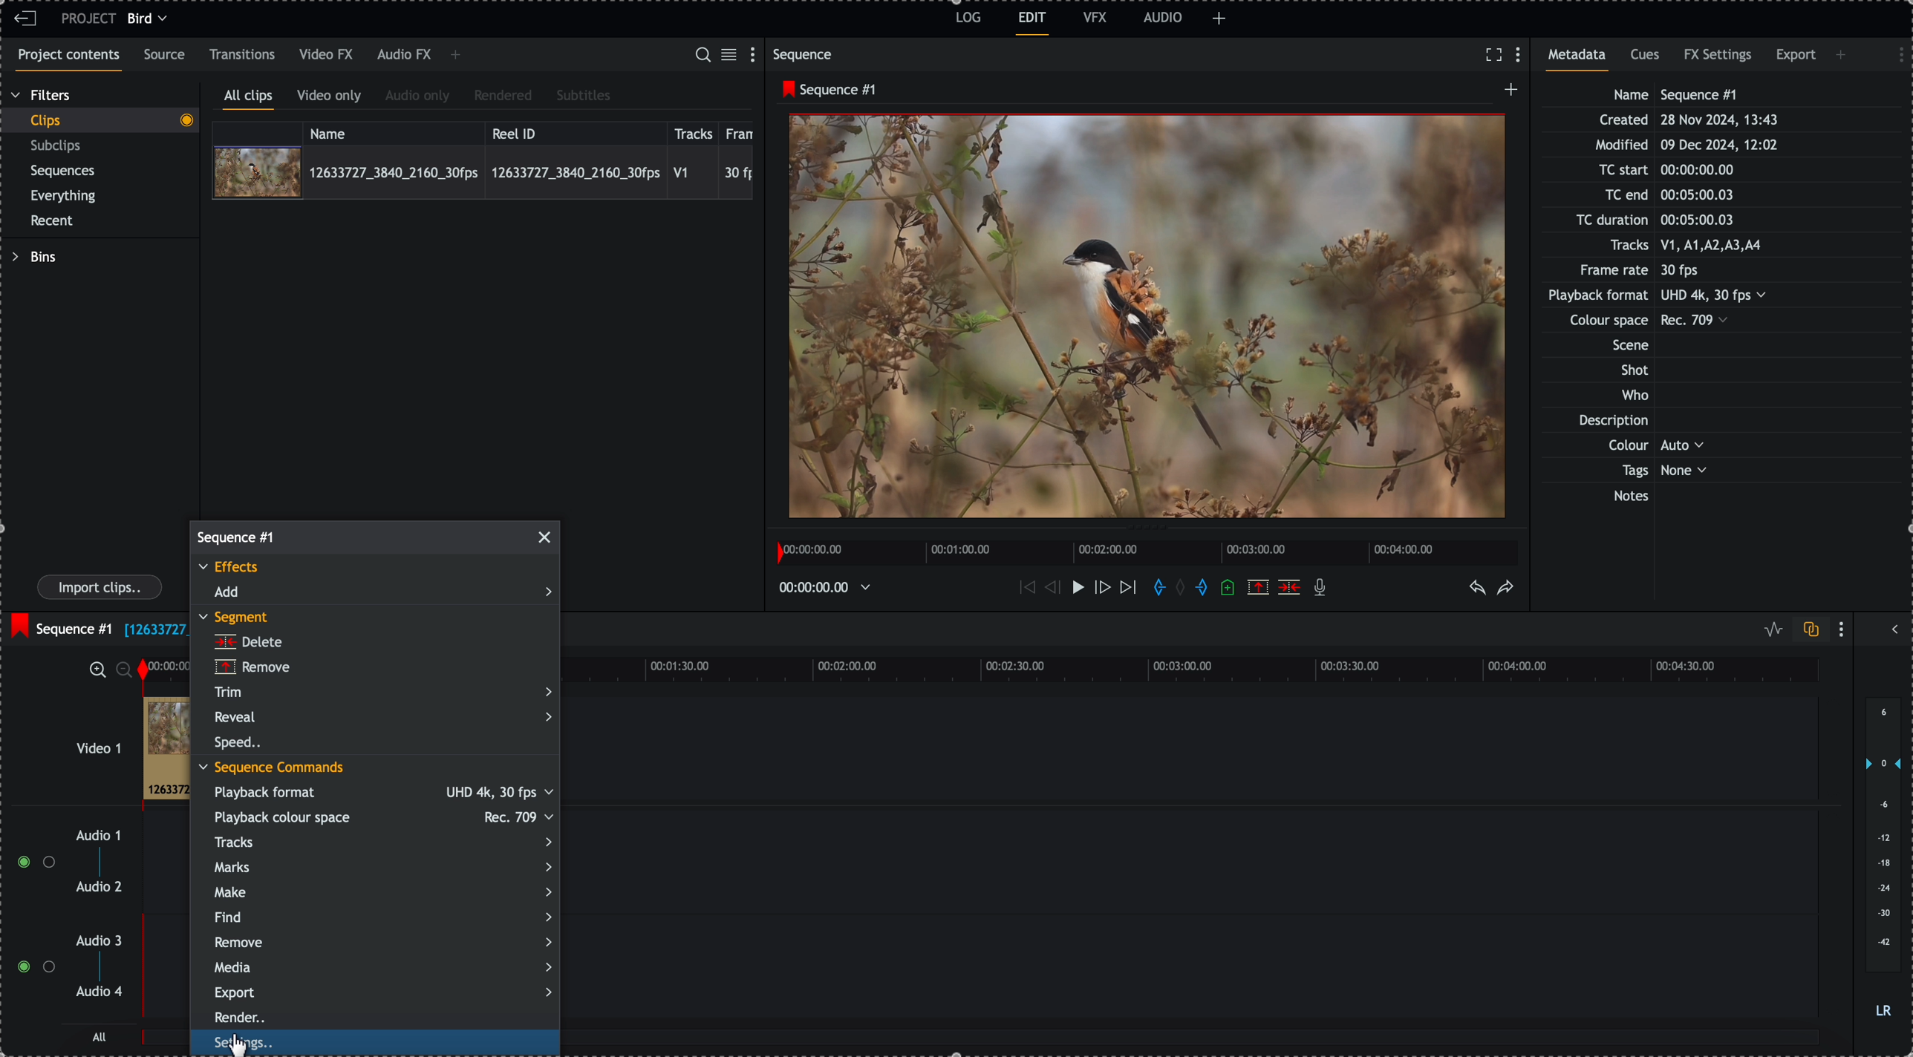 The width and height of the screenshot is (1913, 1057). What do you see at coordinates (1882, 859) in the screenshot?
I see `audio output level (d/B)` at bounding box center [1882, 859].